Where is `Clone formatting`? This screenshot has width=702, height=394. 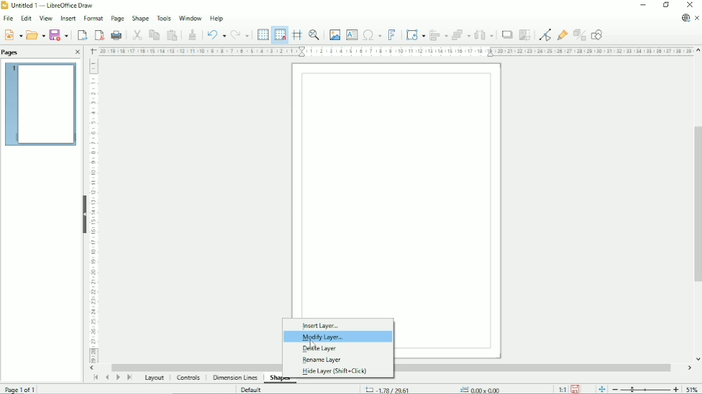 Clone formatting is located at coordinates (192, 33).